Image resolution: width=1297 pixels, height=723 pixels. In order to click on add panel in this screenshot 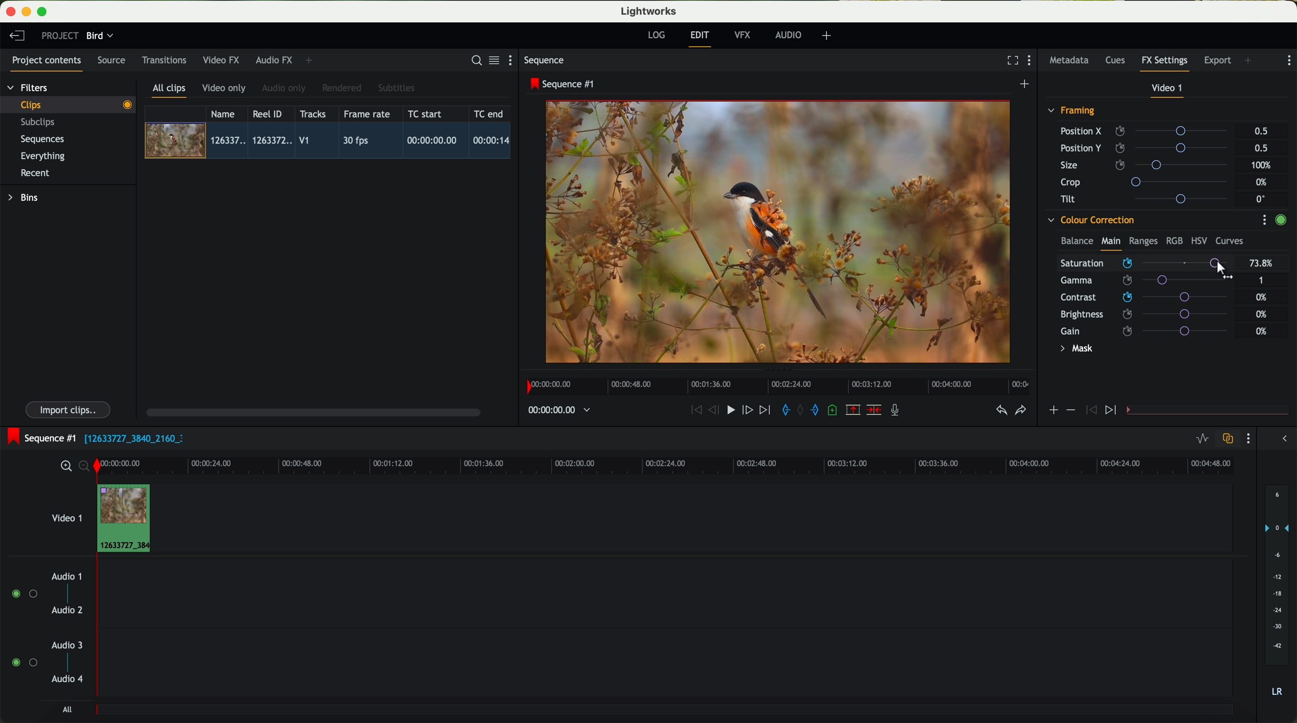, I will do `click(1251, 61)`.